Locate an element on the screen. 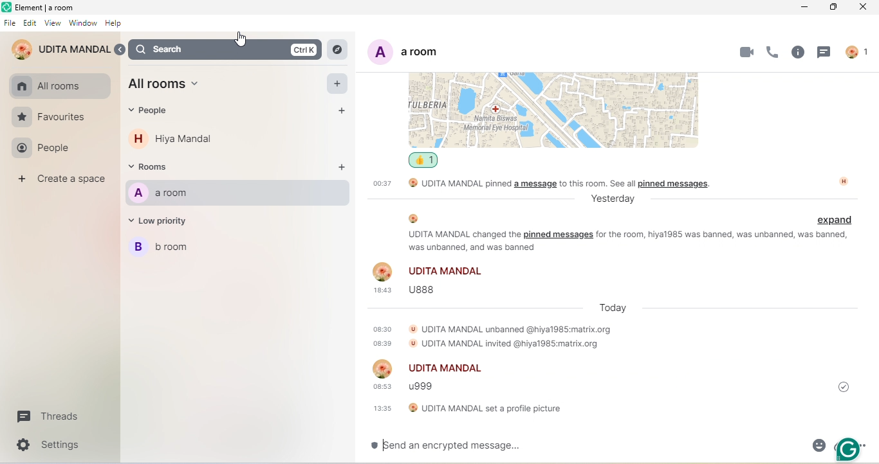  > Edit is located at coordinates (30, 22).